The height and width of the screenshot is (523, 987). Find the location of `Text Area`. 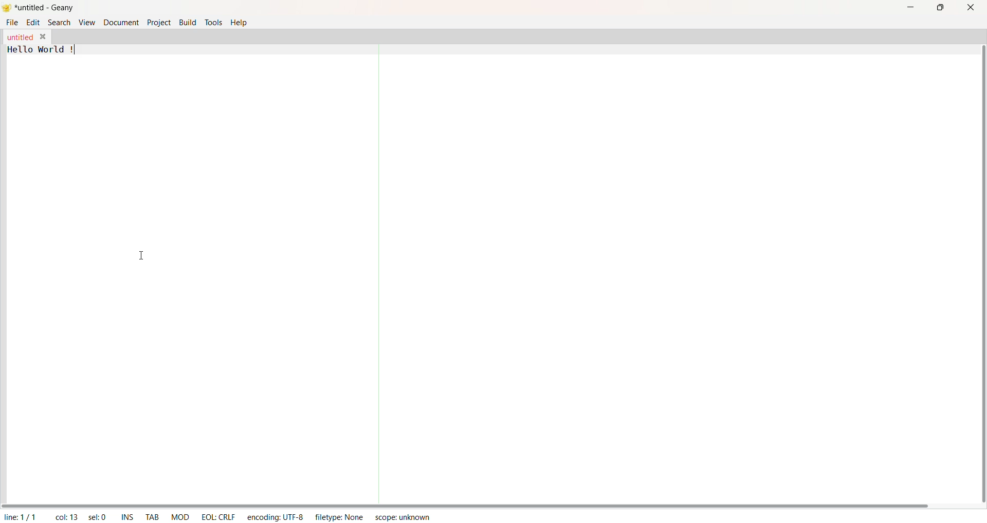

Text Area is located at coordinates (469, 273).